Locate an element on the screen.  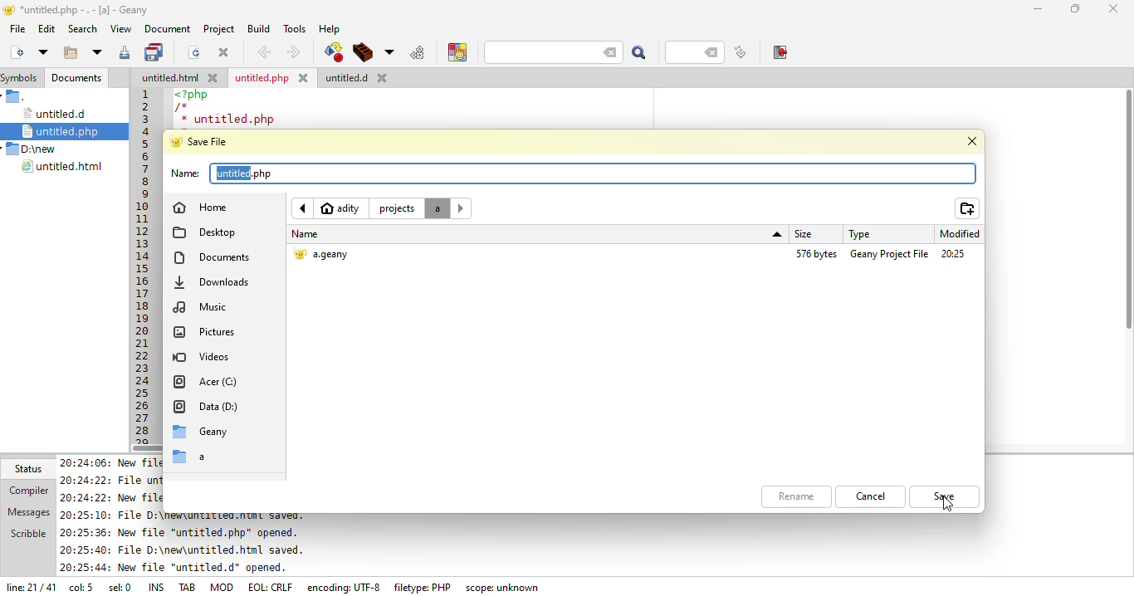
projects is located at coordinates (396, 209).